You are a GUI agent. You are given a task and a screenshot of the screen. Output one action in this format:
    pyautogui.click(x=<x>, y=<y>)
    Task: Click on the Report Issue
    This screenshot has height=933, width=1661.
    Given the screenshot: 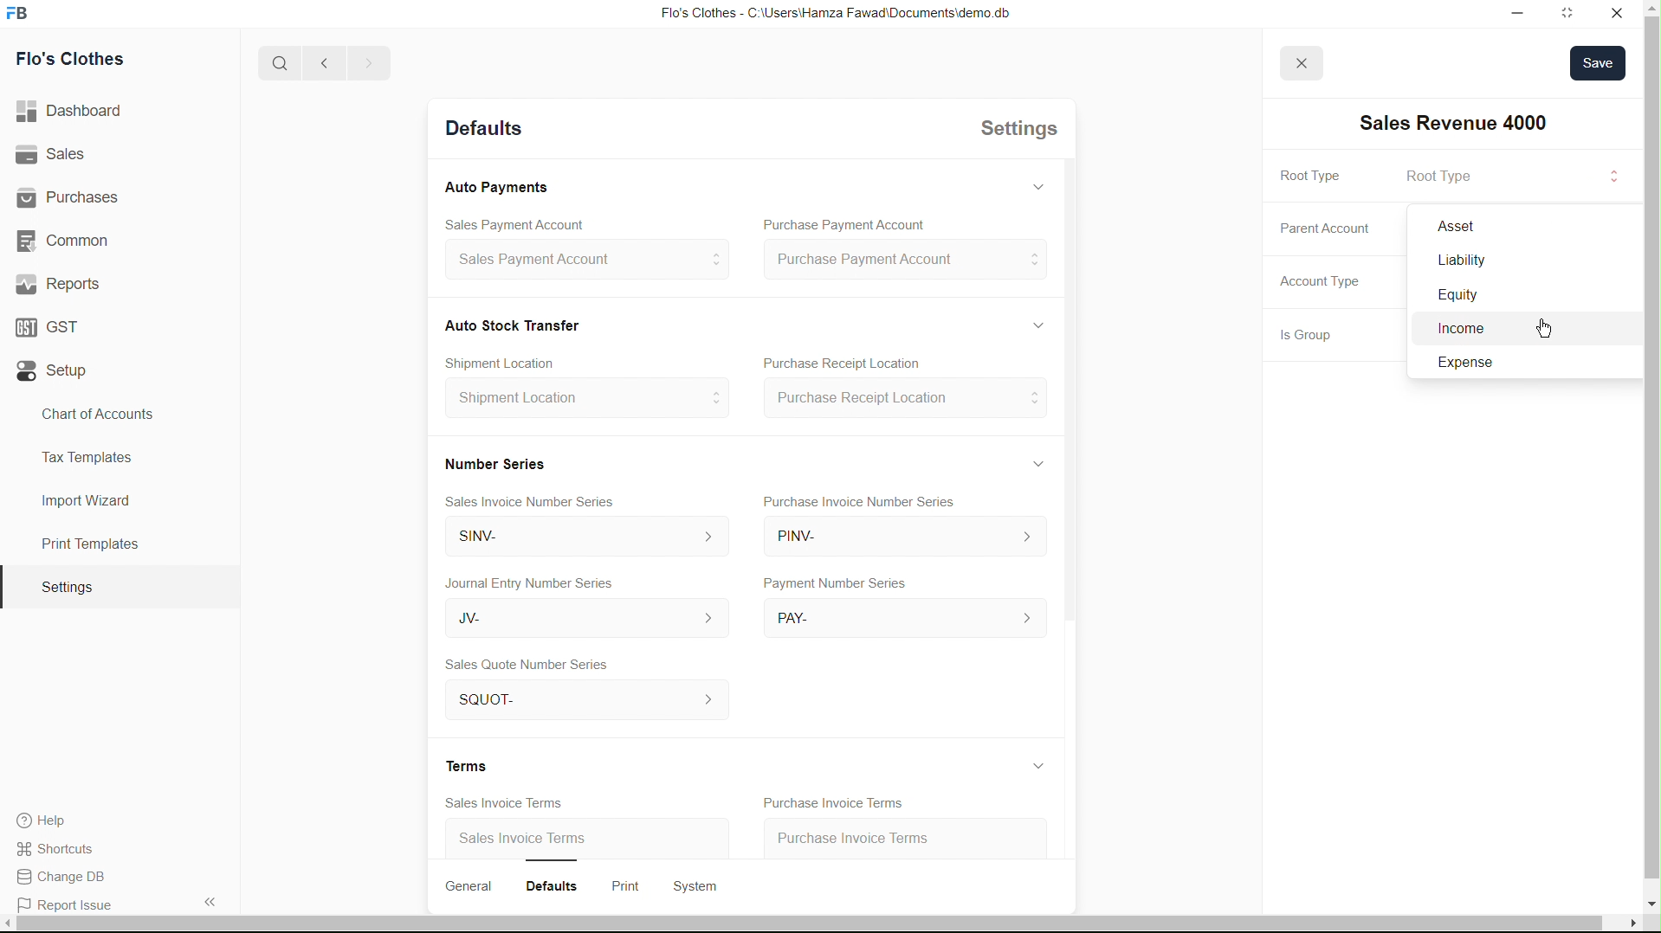 What is the action you would take?
    pyautogui.click(x=70, y=906)
    